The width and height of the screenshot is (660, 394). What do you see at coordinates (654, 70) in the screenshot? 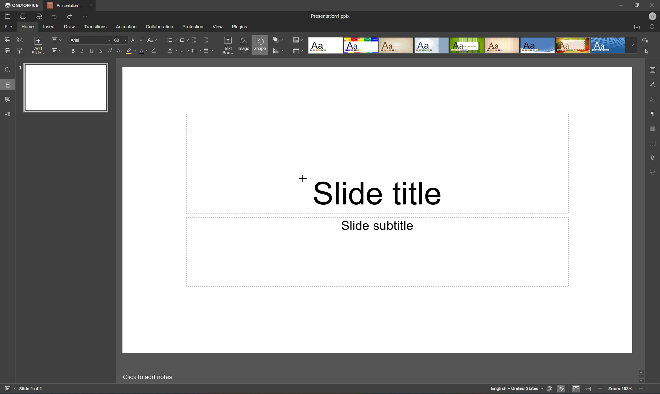
I see `slide settings` at bounding box center [654, 70].